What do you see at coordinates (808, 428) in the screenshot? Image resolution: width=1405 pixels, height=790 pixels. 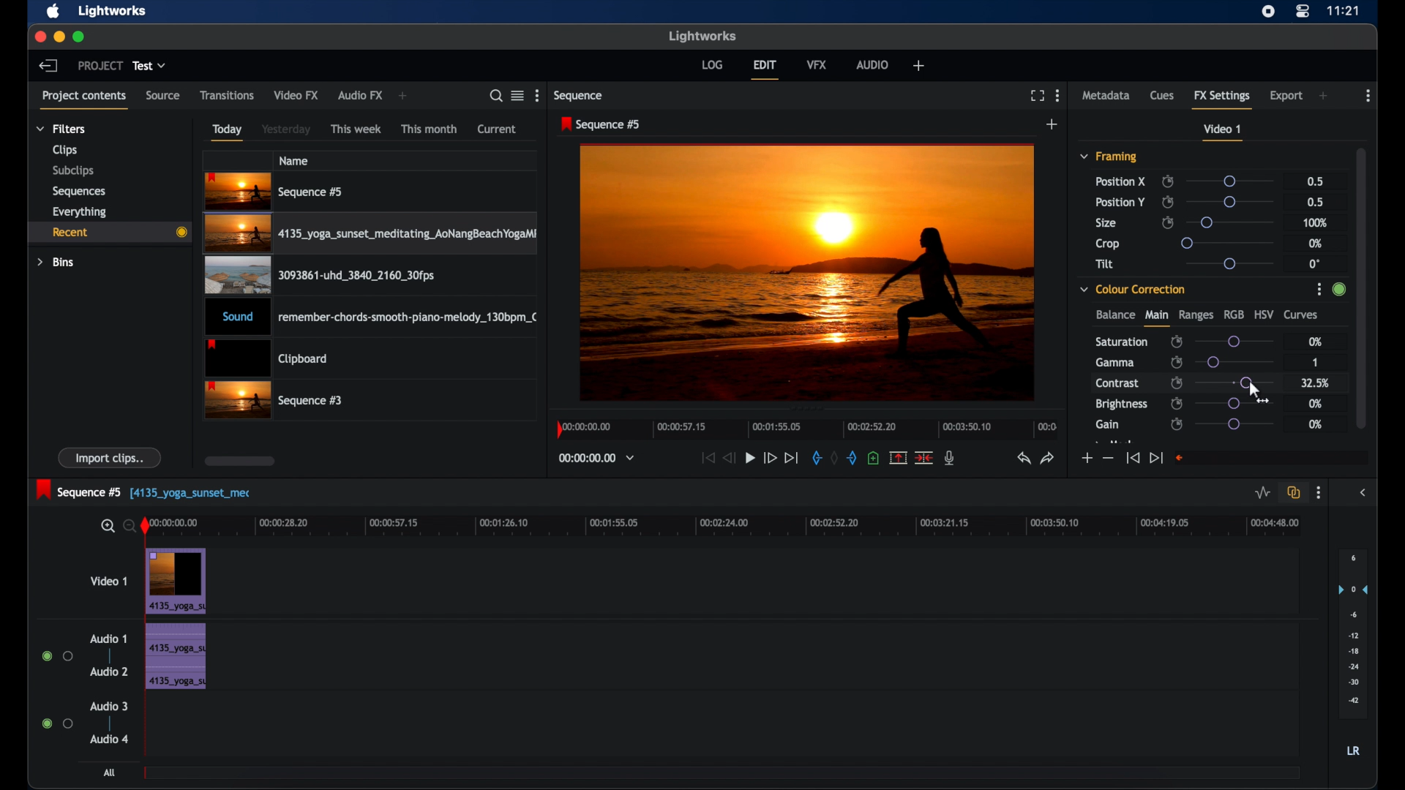 I see `timeline` at bounding box center [808, 428].